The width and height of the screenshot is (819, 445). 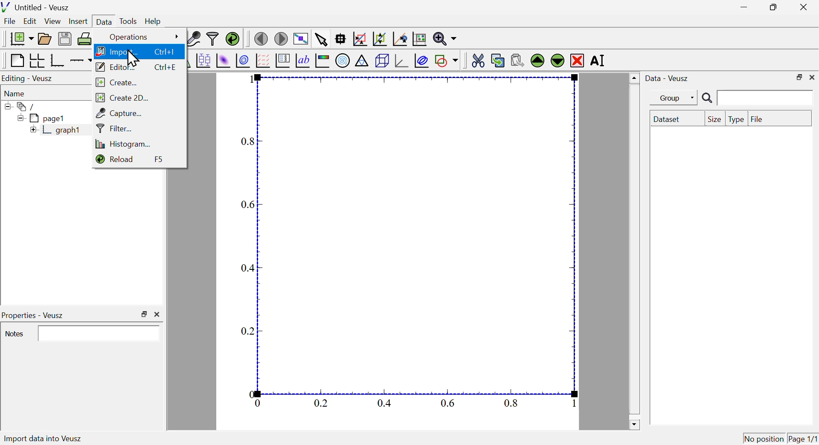 What do you see at coordinates (382, 61) in the screenshot?
I see `3d scene` at bounding box center [382, 61].